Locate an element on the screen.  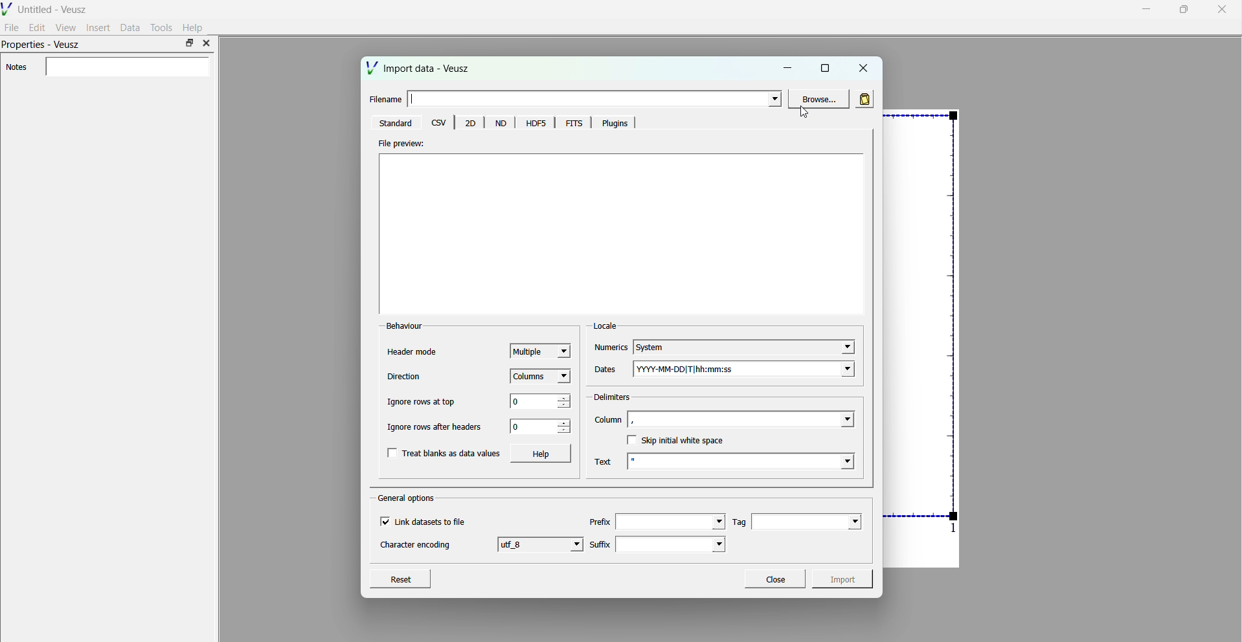
Link datasets to file is located at coordinates (434, 522).